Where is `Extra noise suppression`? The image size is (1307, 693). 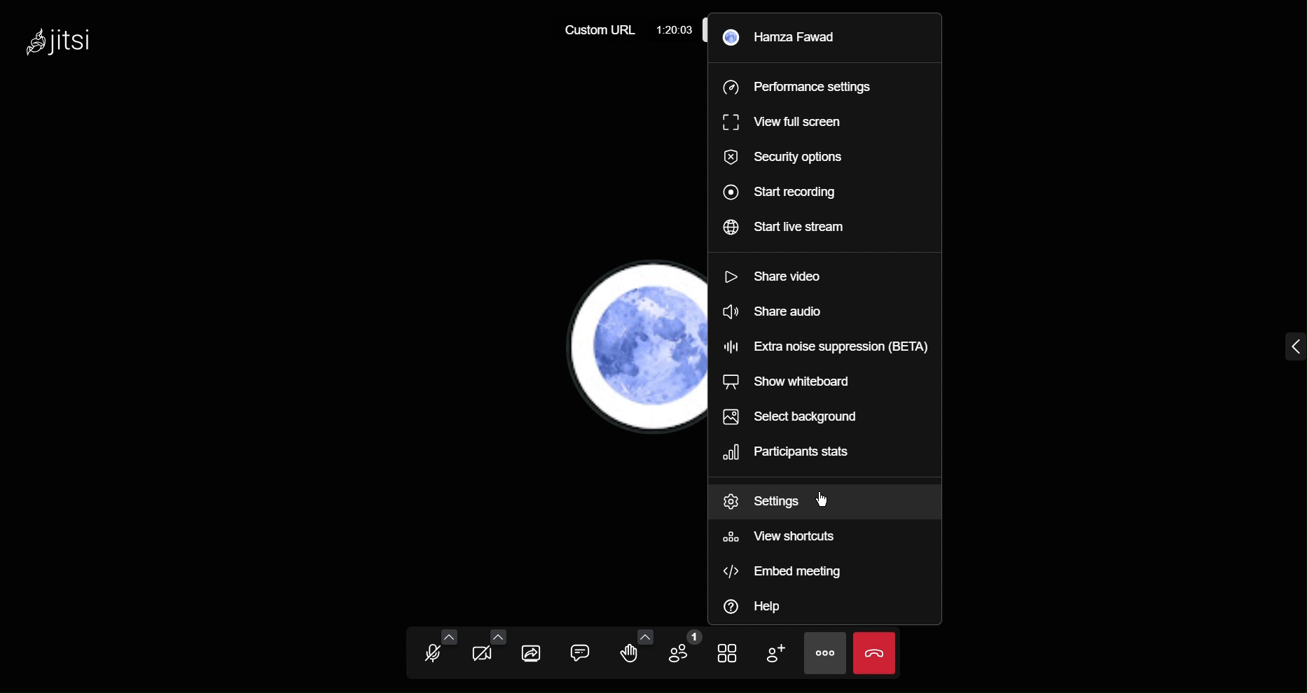
Extra noise suppression is located at coordinates (824, 344).